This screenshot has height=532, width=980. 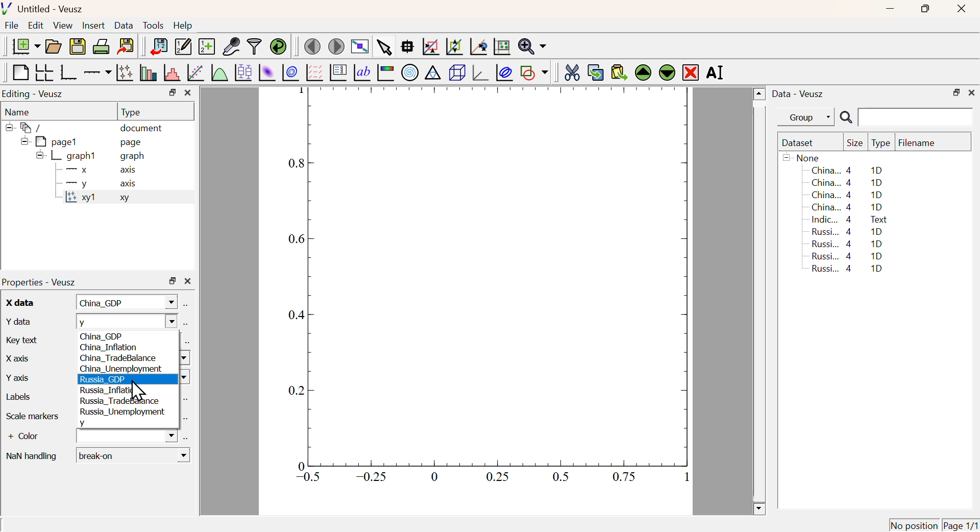 I want to click on Restore Down, so click(x=173, y=281).